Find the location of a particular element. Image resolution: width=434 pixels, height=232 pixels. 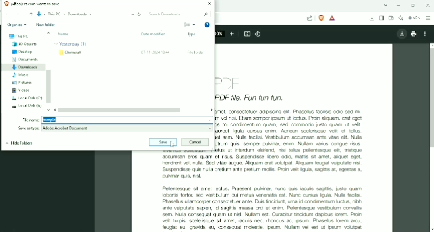

This PC > Downloads > is located at coordinates (85, 14).